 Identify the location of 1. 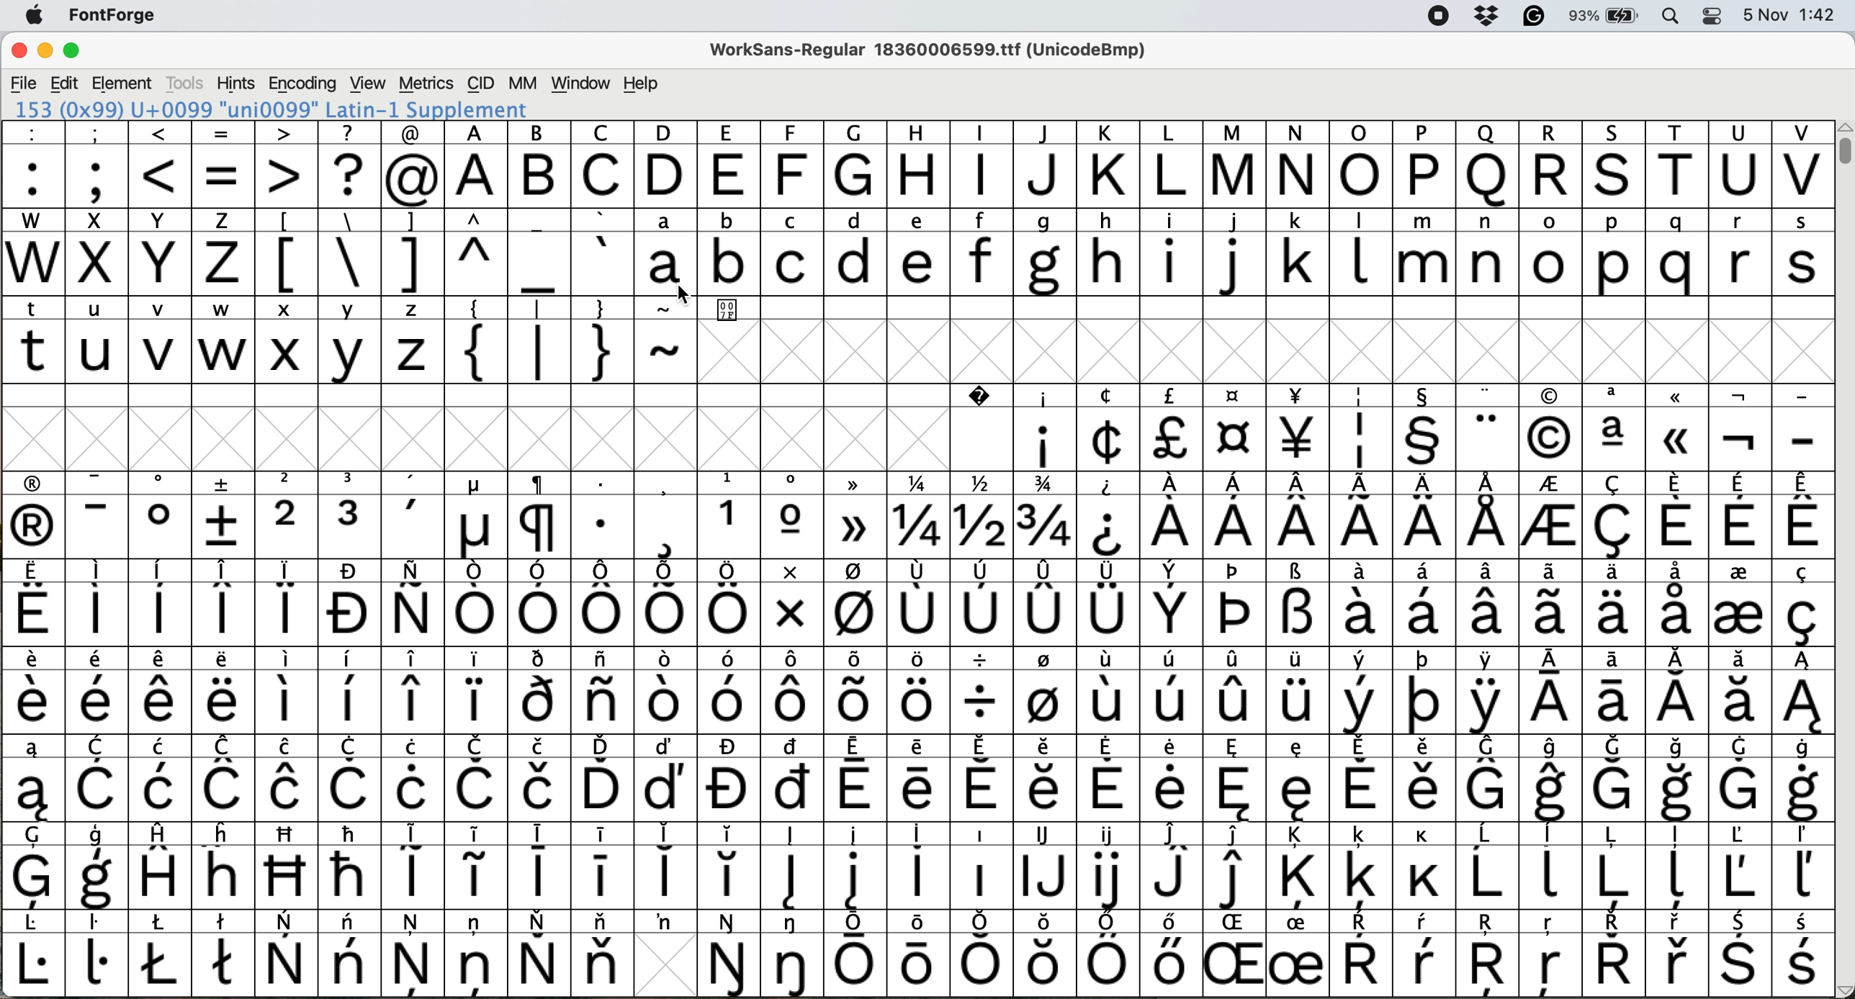
(729, 515).